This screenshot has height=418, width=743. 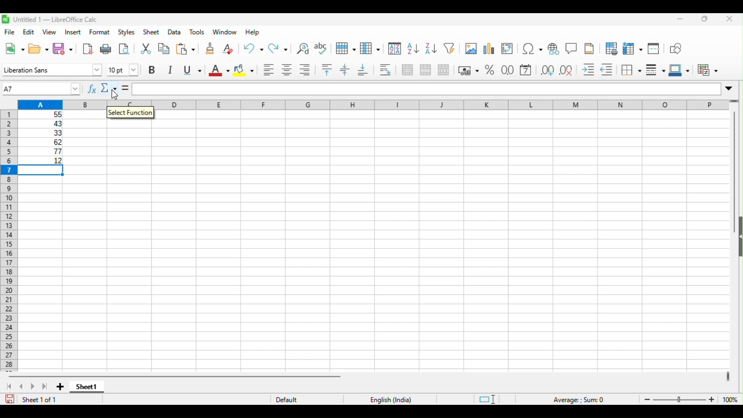 I want to click on show or hide sidebar, so click(x=738, y=238).